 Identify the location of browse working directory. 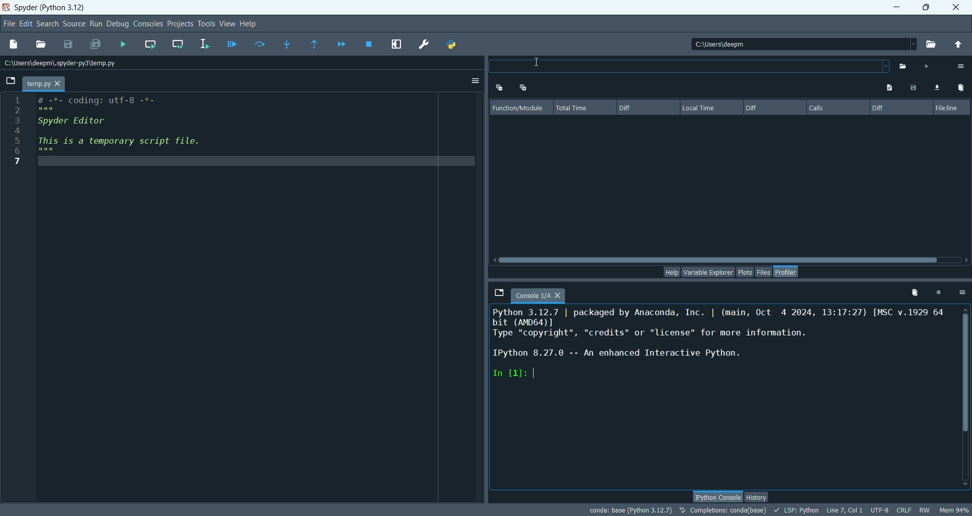
(934, 44).